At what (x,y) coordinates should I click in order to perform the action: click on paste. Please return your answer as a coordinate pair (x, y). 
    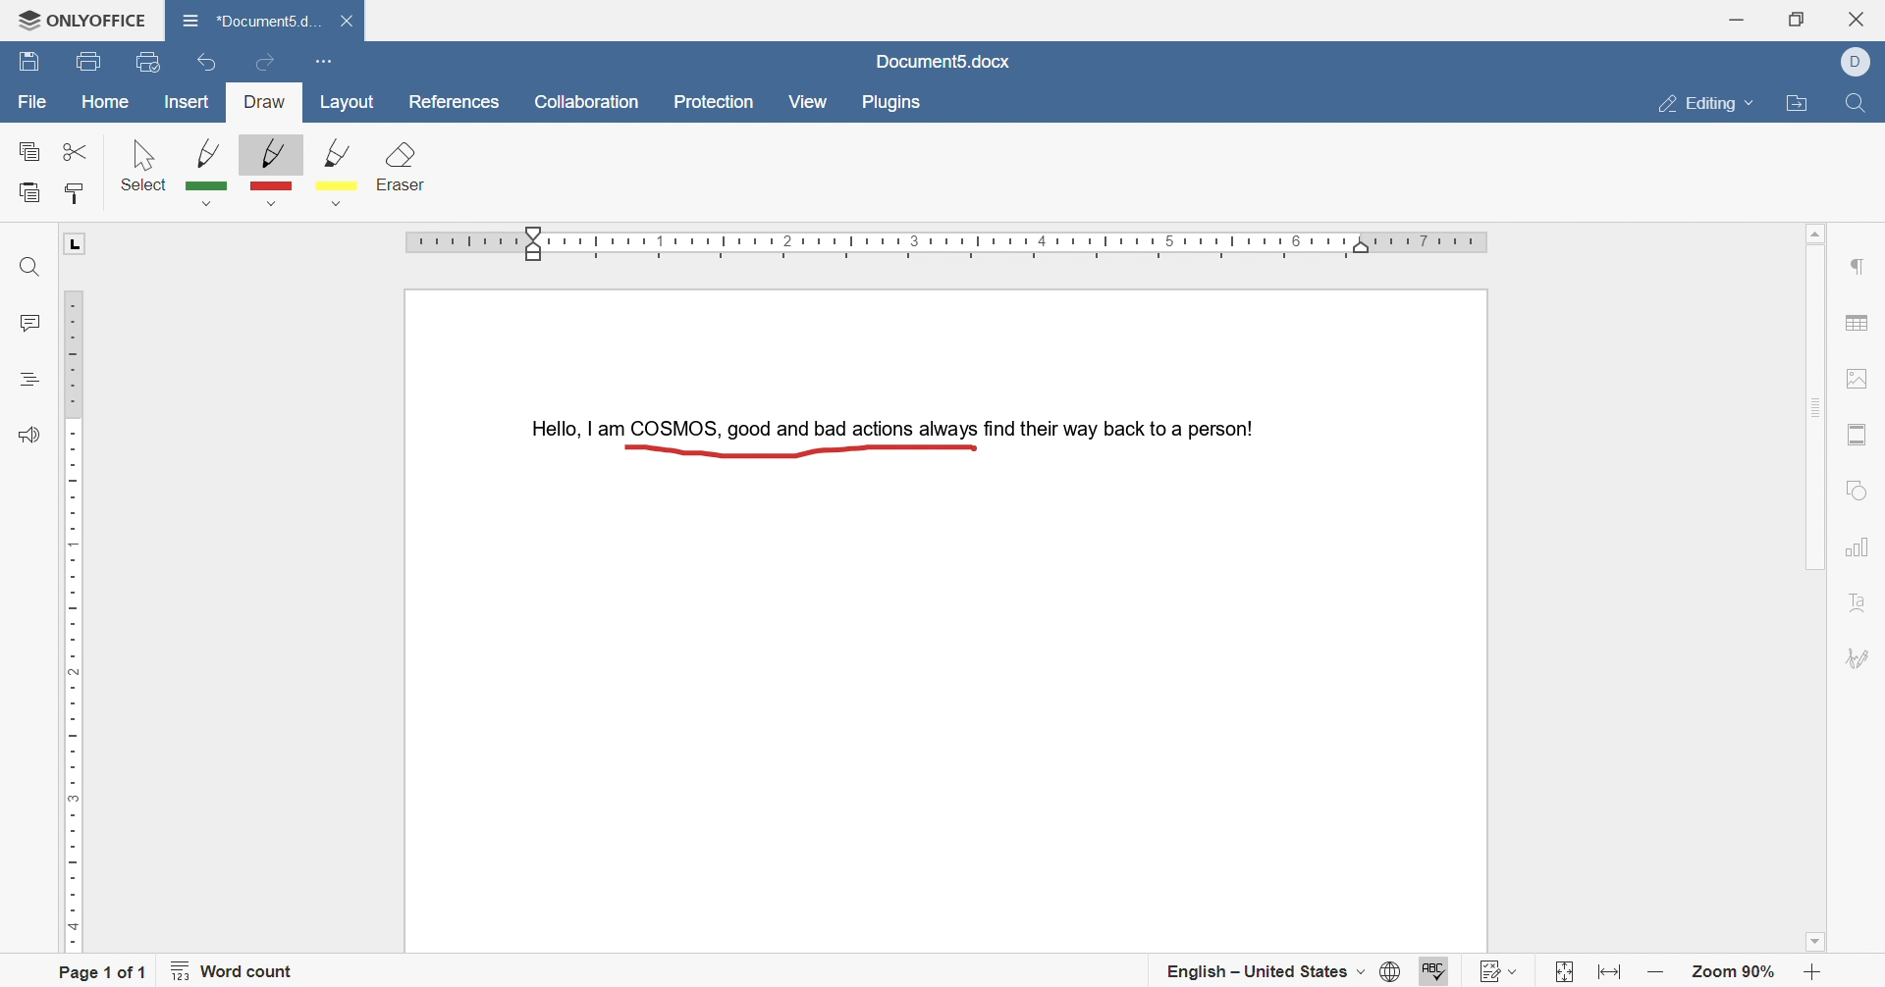
    Looking at the image, I should click on (30, 193).